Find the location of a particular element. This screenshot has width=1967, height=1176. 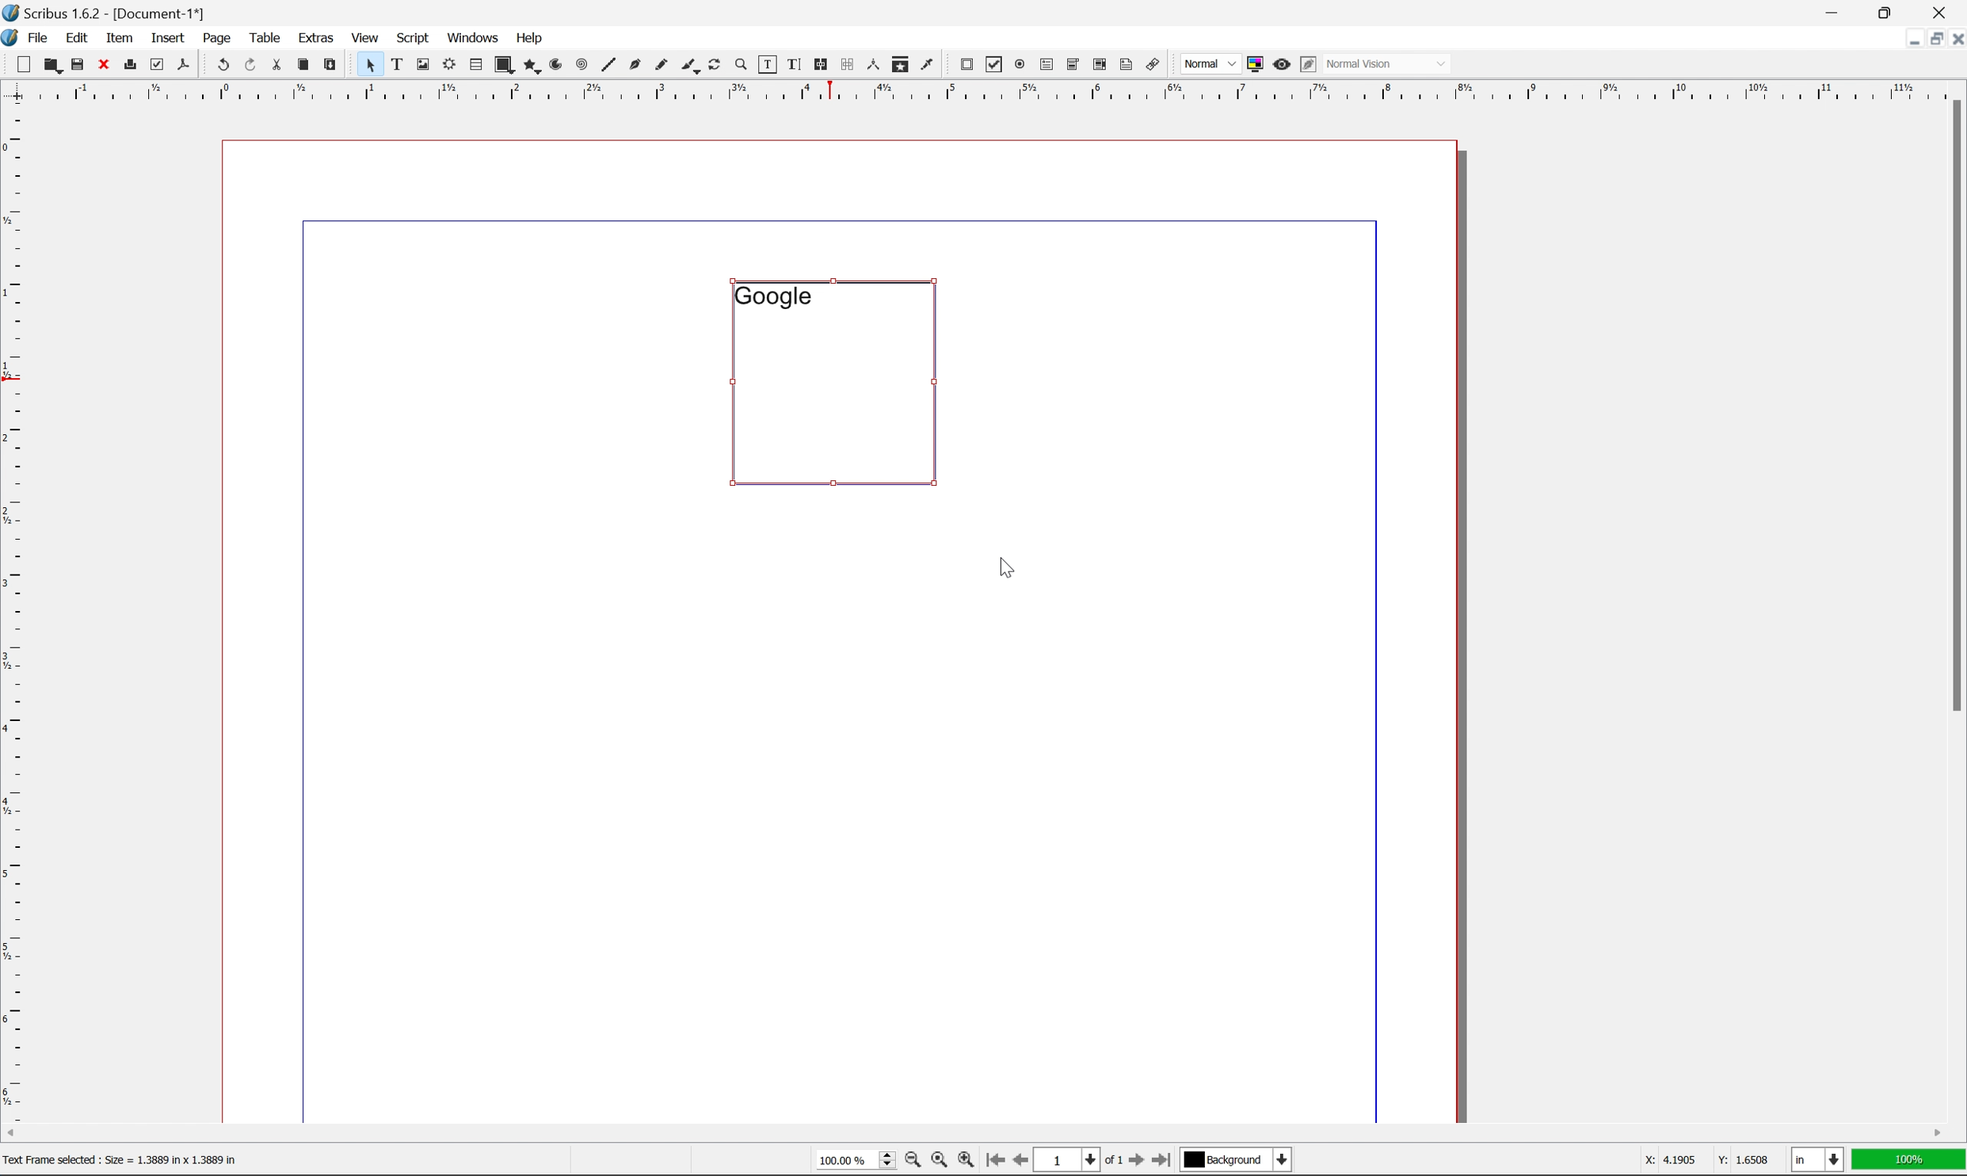

restore down is located at coordinates (1889, 12).